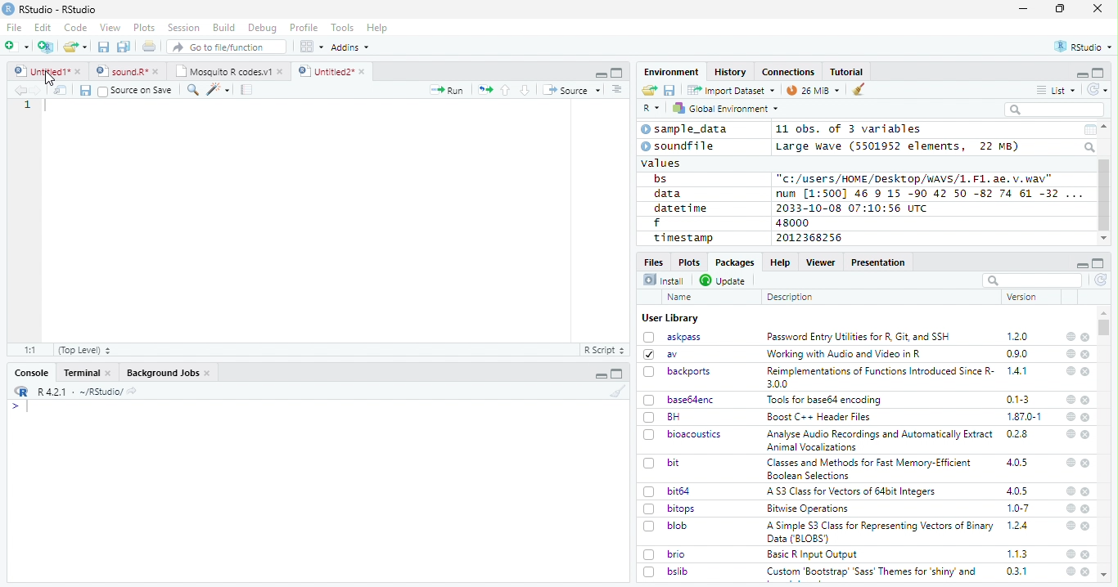 The width and height of the screenshot is (1118, 587). Describe the element at coordinates (124, 47) in the screenshot. I see `Save all the open documents` at that location.